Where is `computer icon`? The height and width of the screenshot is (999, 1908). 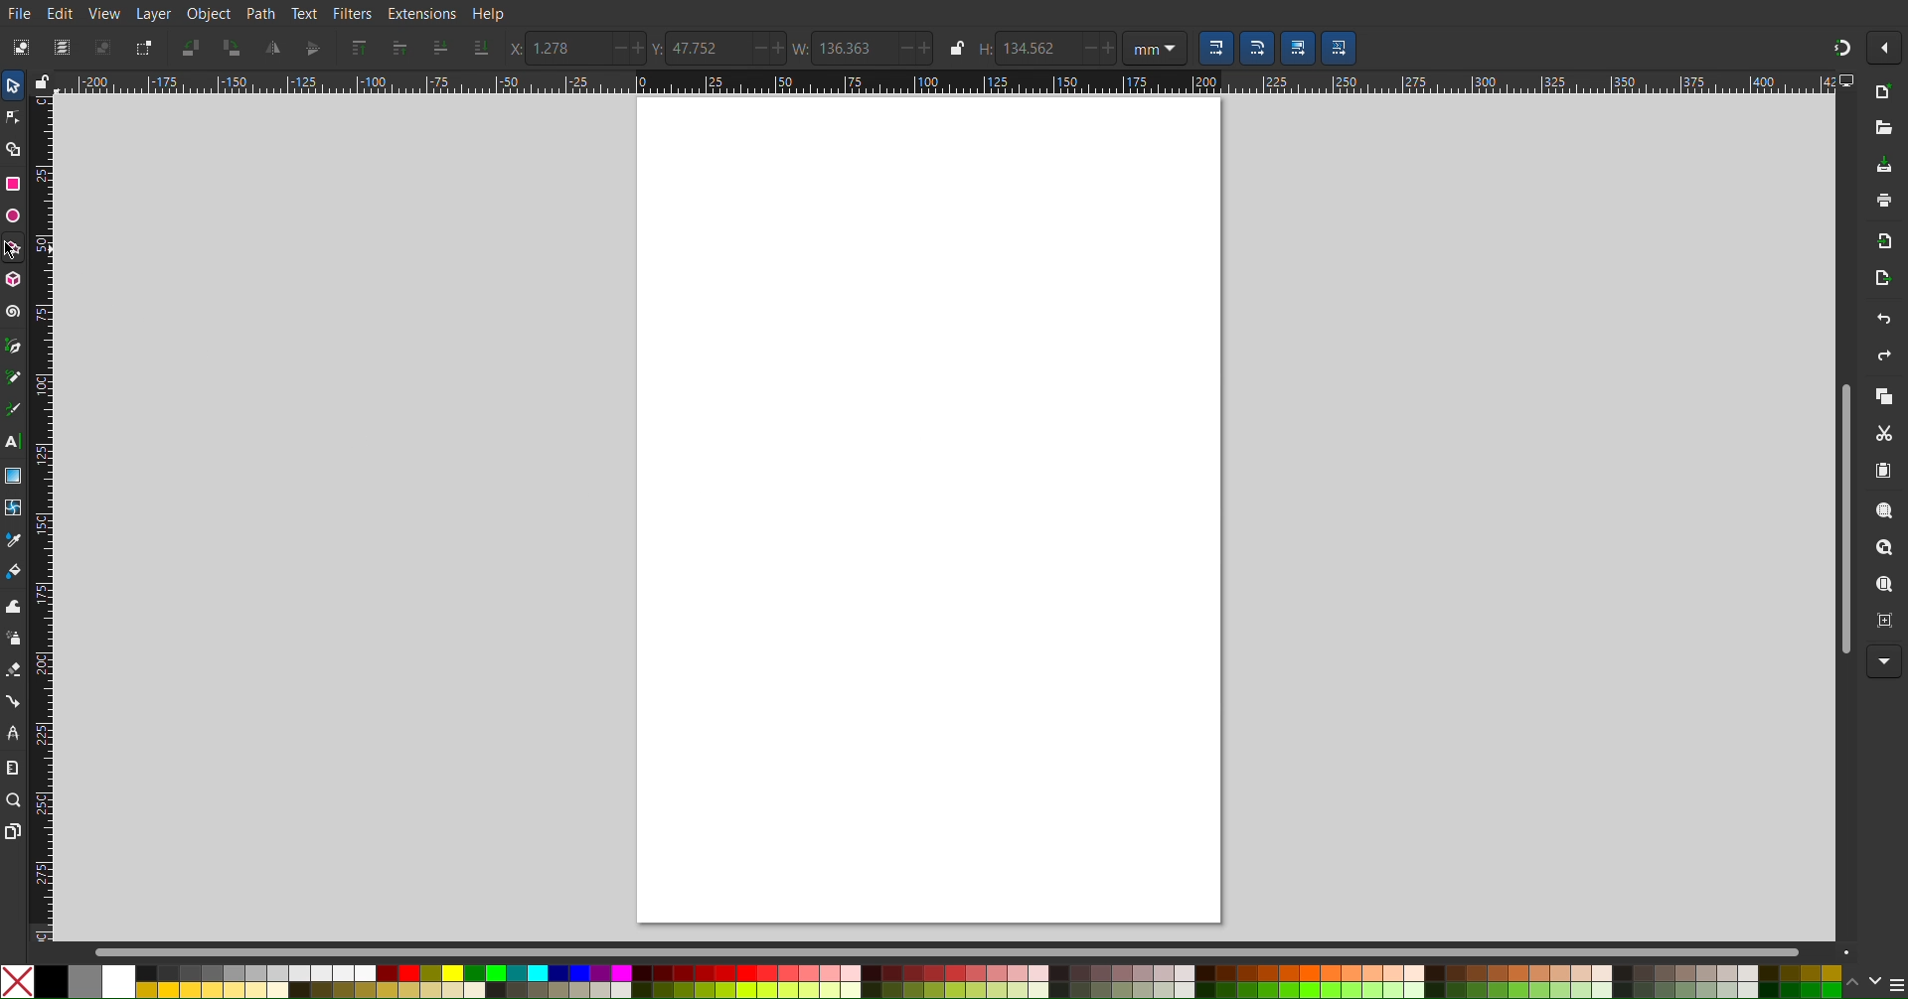 computer icon is located at coordinates (1849, 80).